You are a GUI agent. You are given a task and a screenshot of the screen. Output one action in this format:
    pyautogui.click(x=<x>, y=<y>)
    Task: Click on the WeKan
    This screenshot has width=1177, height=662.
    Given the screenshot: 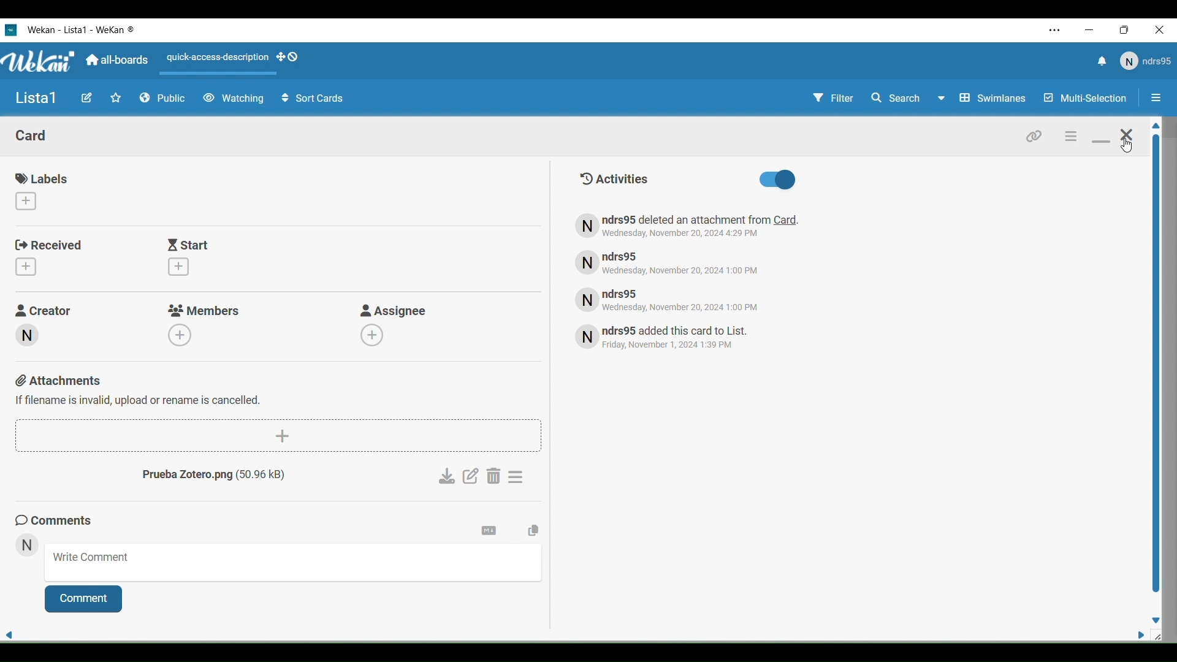 What is the action you would take?
    pyautogui.click(x=82, y=29)
    